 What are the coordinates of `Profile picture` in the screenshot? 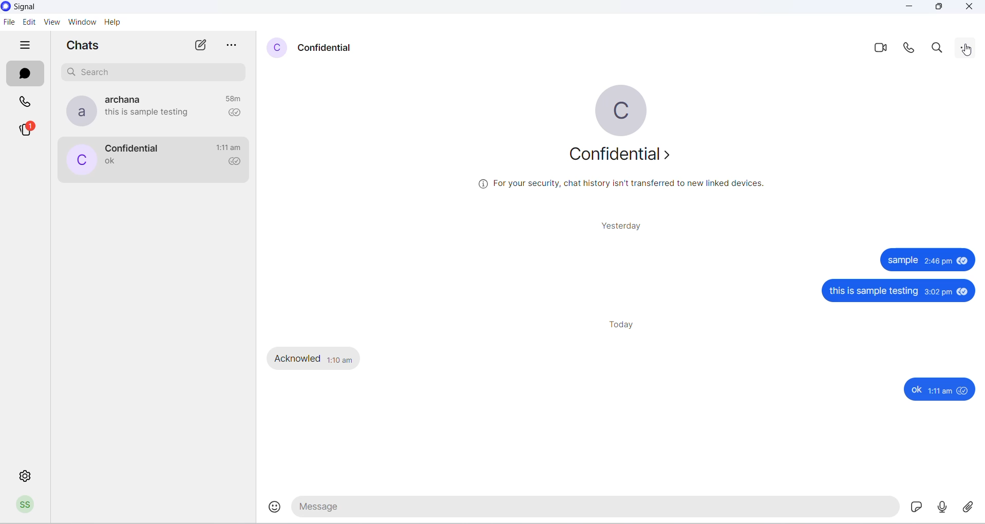 It's located at (27, 507).